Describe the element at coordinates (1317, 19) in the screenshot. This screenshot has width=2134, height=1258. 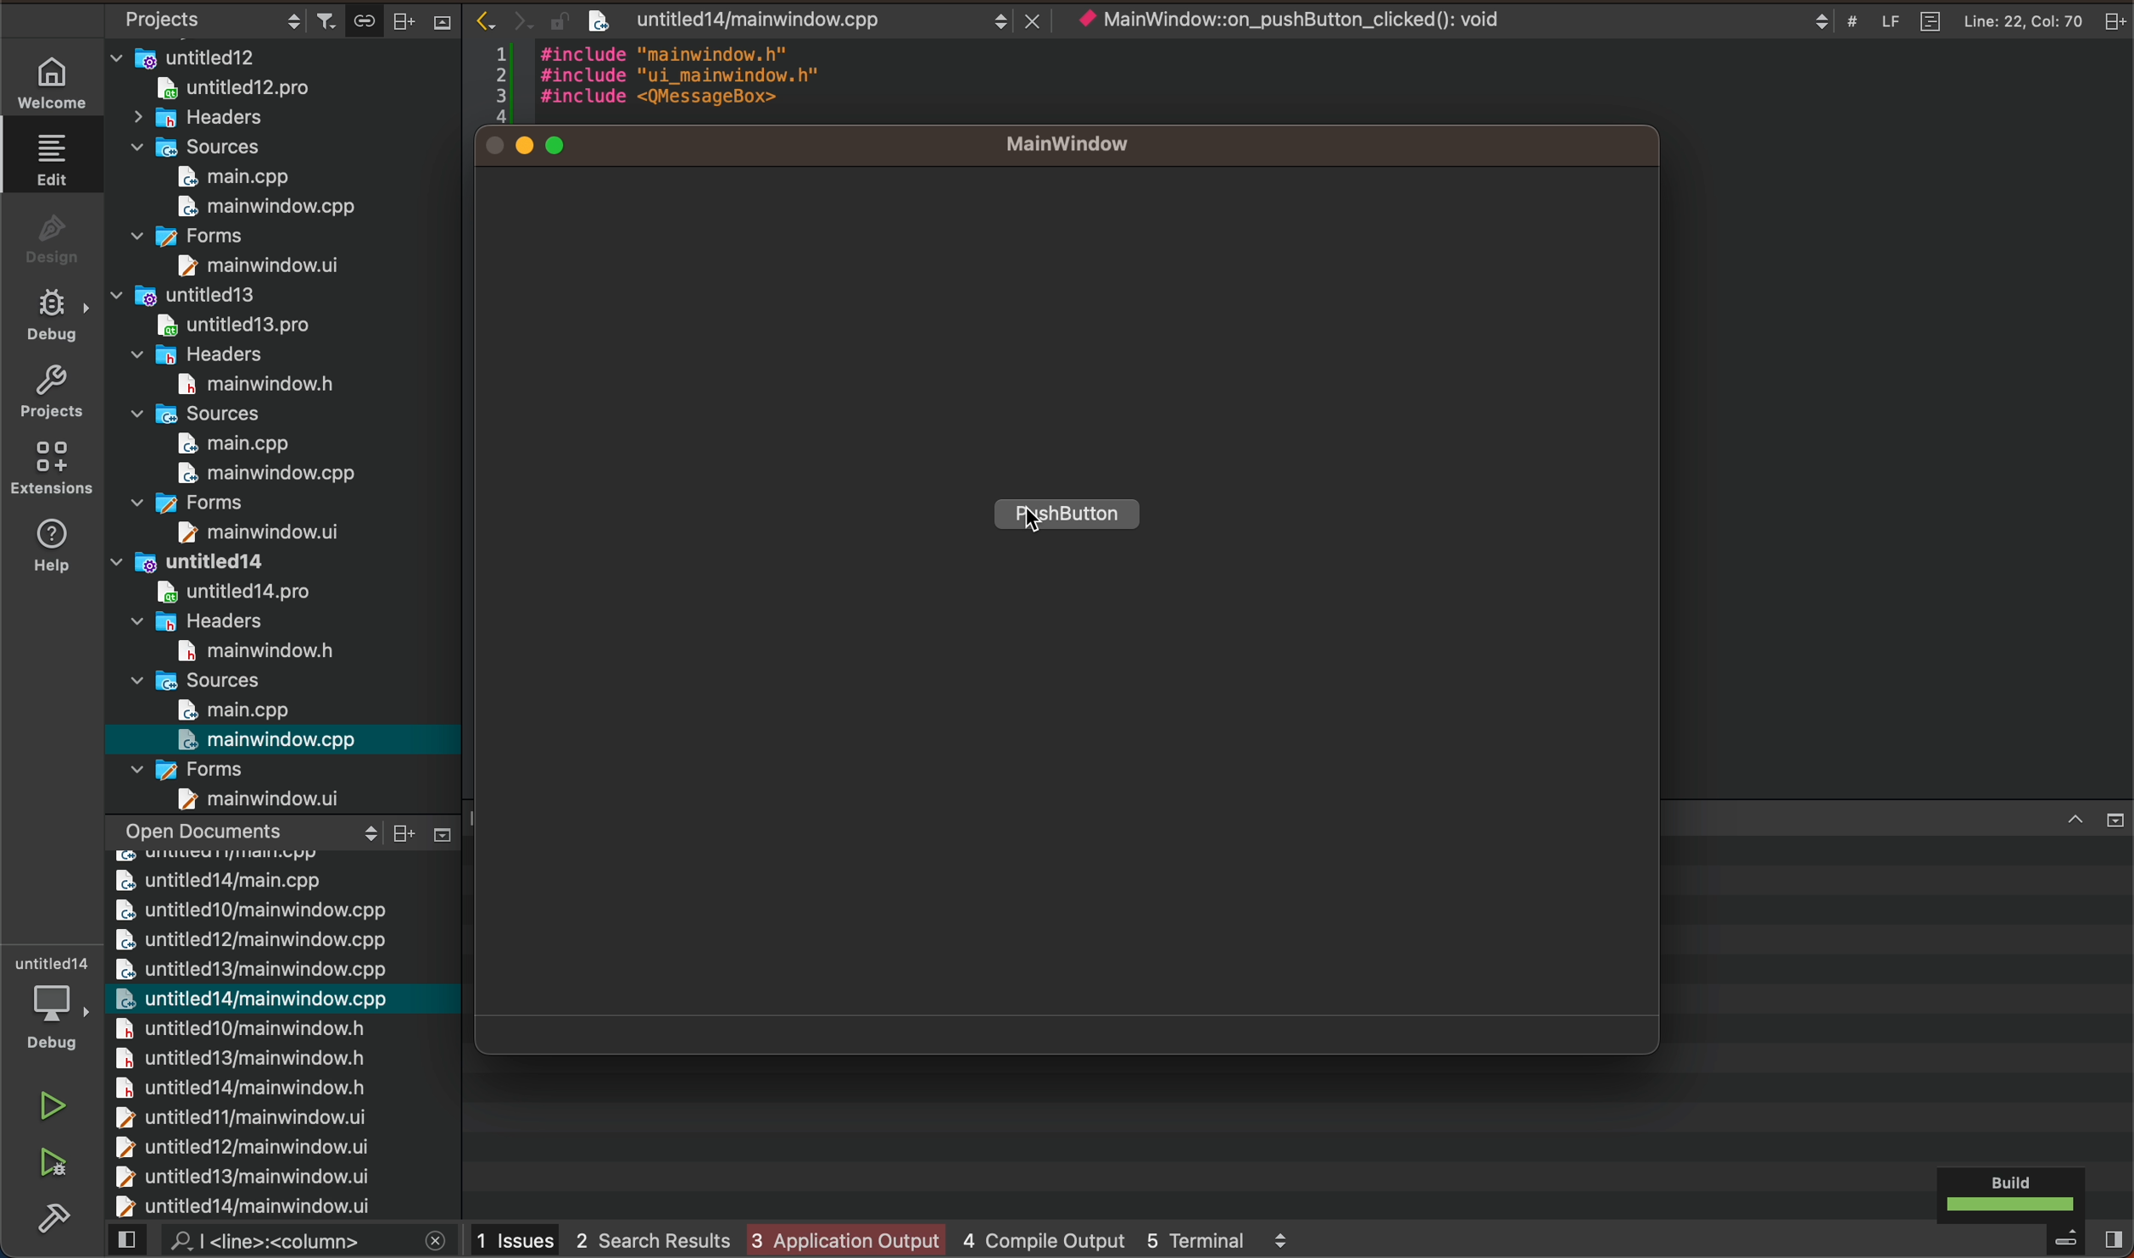
I see `object` at that location.